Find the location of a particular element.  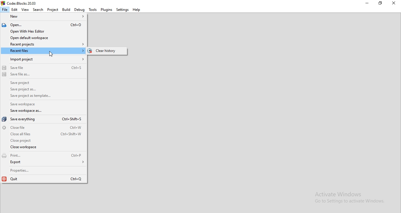

File is located at coordinates (5, 10).